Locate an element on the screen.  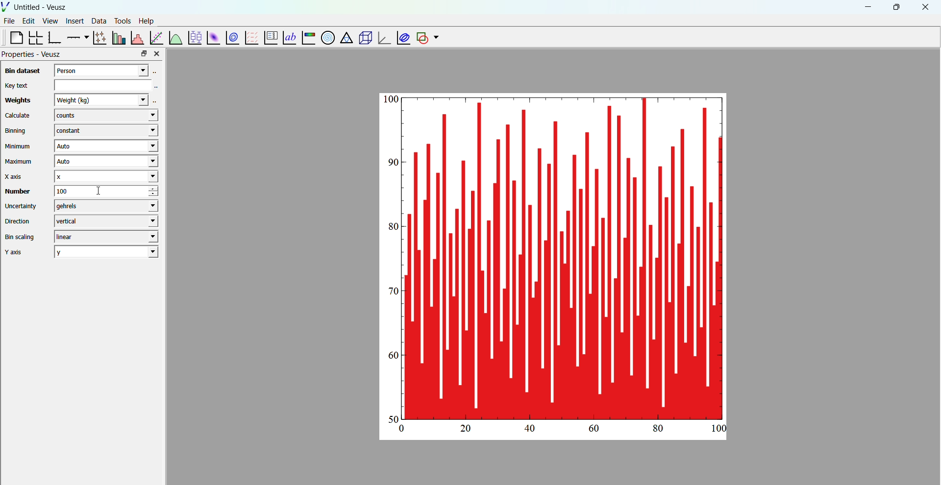
plot points with lines and errorbars is located at coordinates (99, 38).